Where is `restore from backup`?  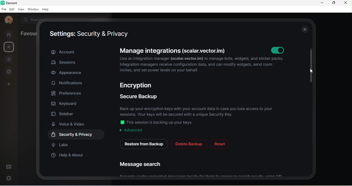 restore from backup is located at coordinates (143, 144).